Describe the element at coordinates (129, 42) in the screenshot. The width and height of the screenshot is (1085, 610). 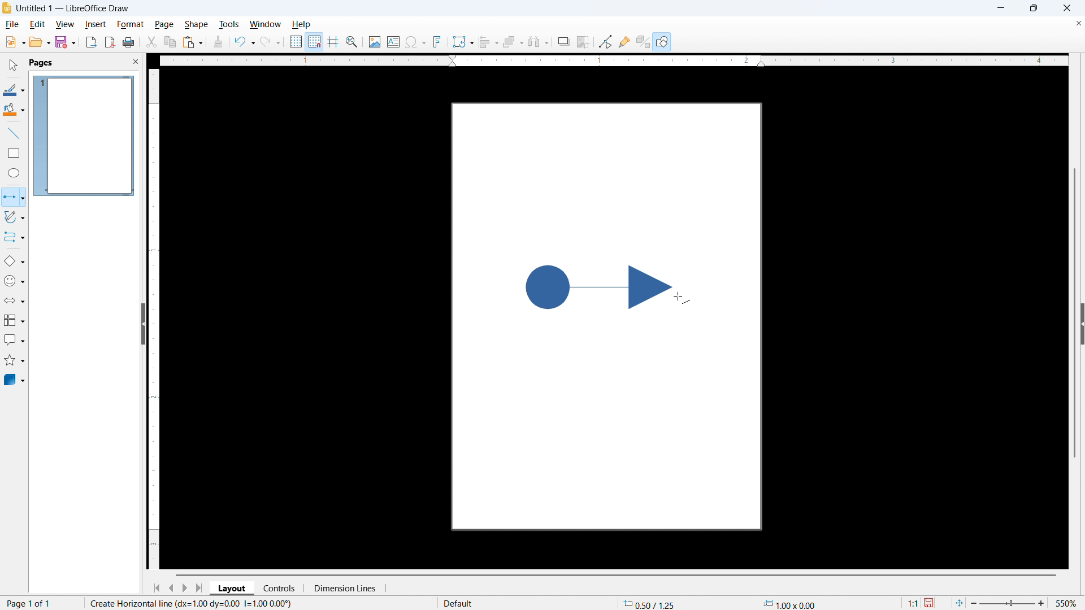
I see `print ` at that location.